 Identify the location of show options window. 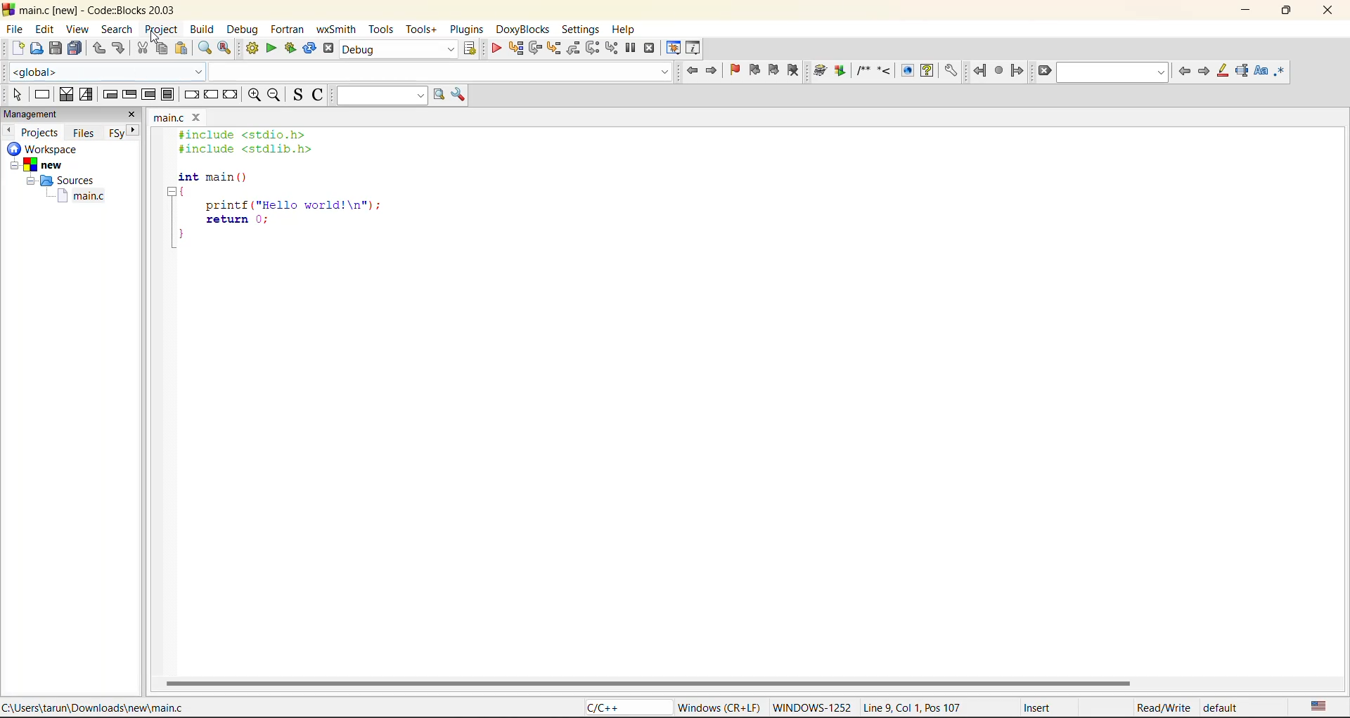
(459, 95).